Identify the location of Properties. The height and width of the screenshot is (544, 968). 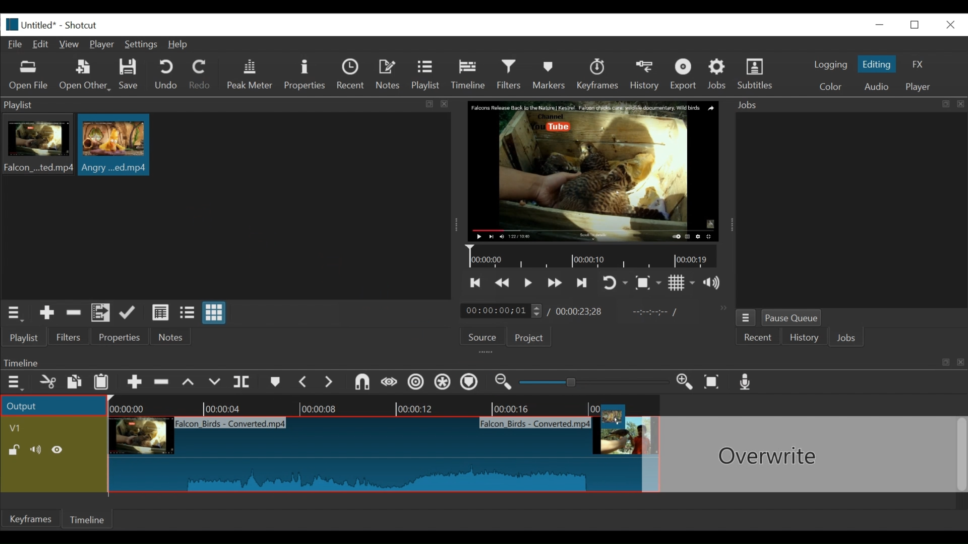
(306, 75).